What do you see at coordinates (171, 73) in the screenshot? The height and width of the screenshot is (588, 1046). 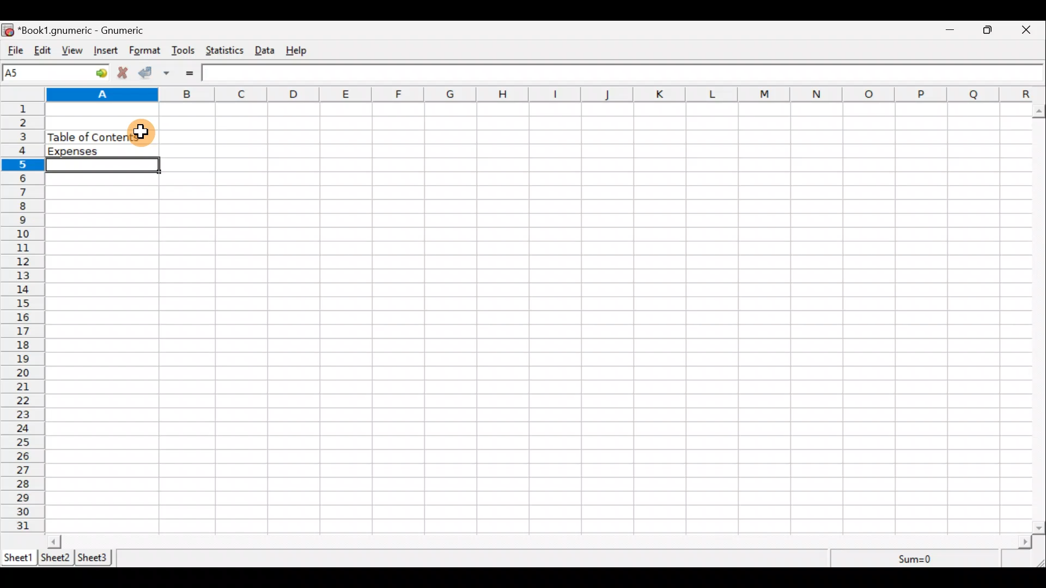 I see `Accept change in multiple cells` at bounding box center [171, 73].